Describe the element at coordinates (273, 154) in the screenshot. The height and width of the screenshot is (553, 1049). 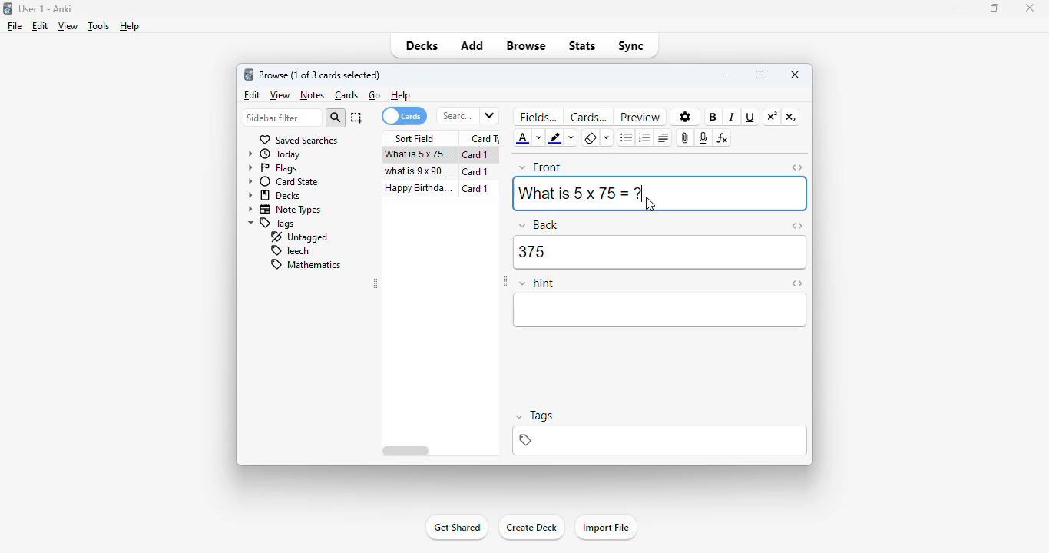
I see `today` at that location.